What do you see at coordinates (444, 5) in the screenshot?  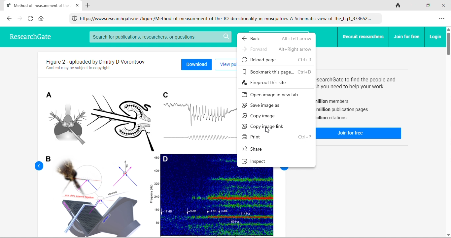 I see `close ` at bounding box center [444, 5].